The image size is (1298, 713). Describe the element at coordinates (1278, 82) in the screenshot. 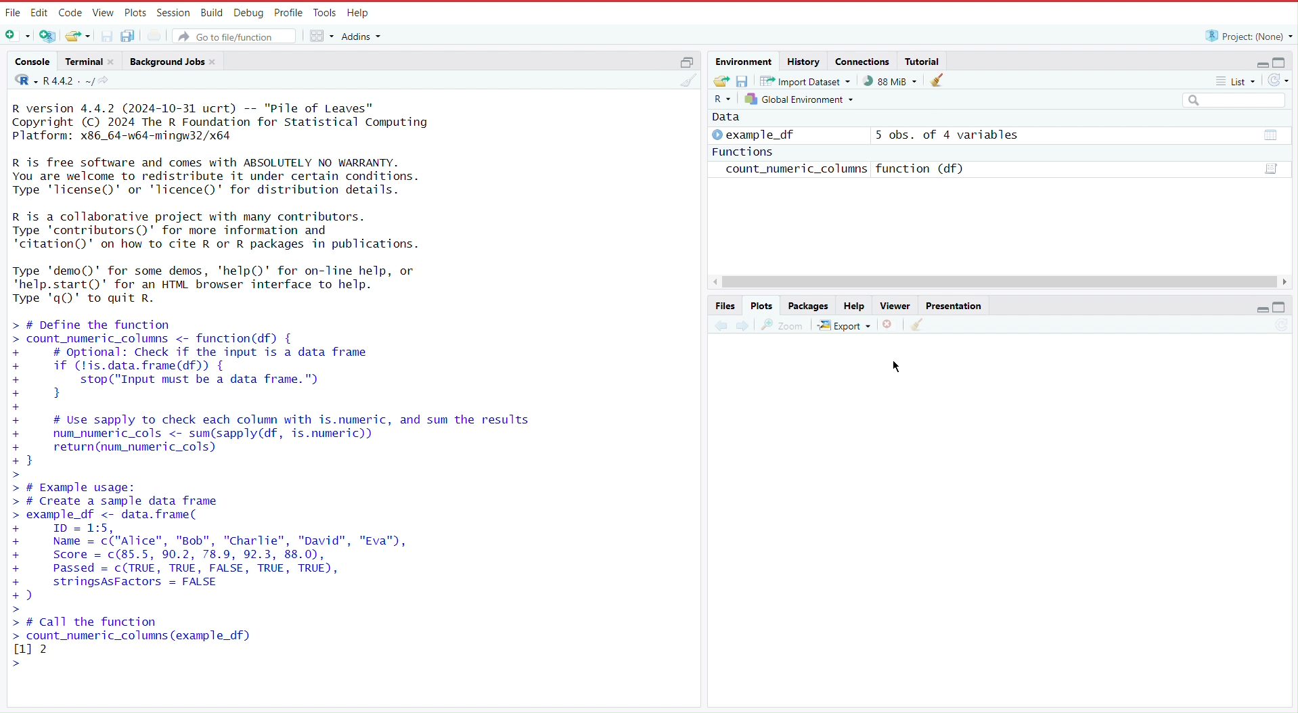

I see `Refresh the list of objects in the environment` at that location.